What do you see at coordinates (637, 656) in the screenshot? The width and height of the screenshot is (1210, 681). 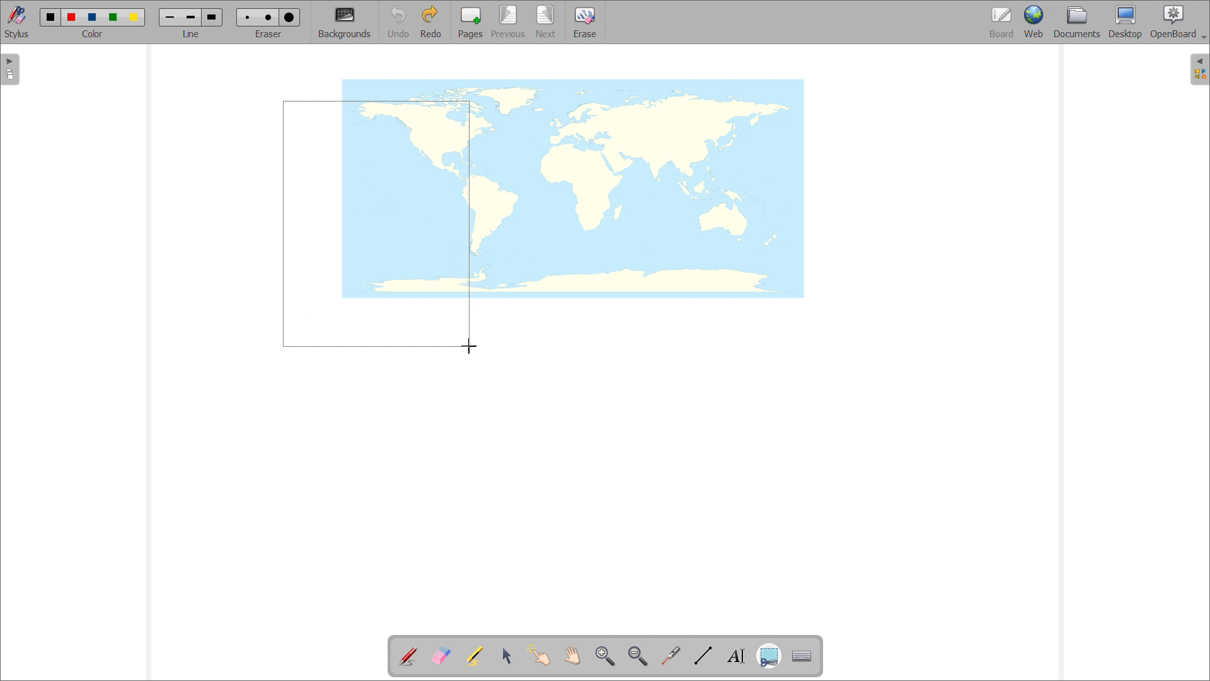 I see `zoom out` at bounding box center [637, 656].